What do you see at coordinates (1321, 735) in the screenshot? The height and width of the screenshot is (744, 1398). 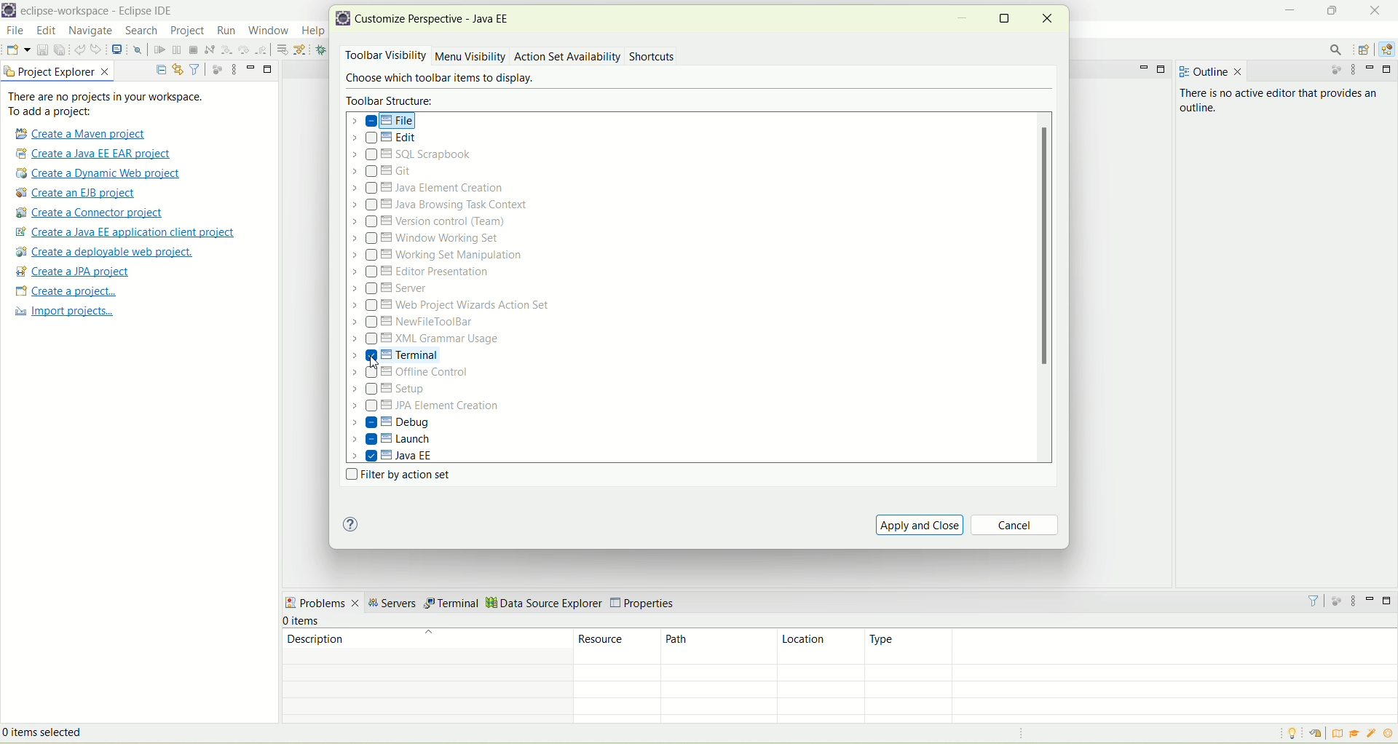 I see `restore welcome` at bounding box center [1321, 735].